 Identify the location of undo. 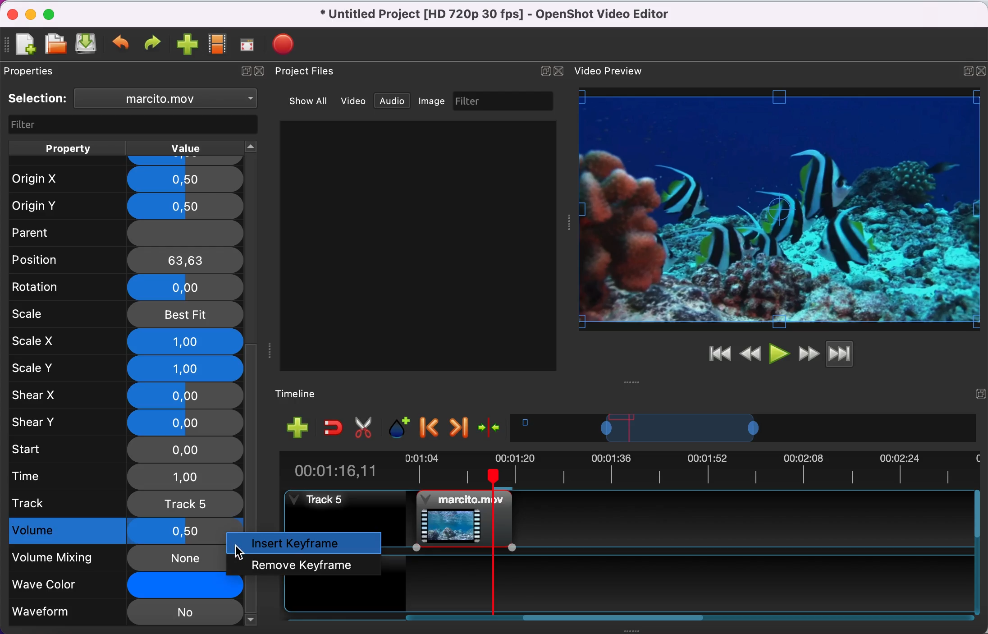
(122, 45).